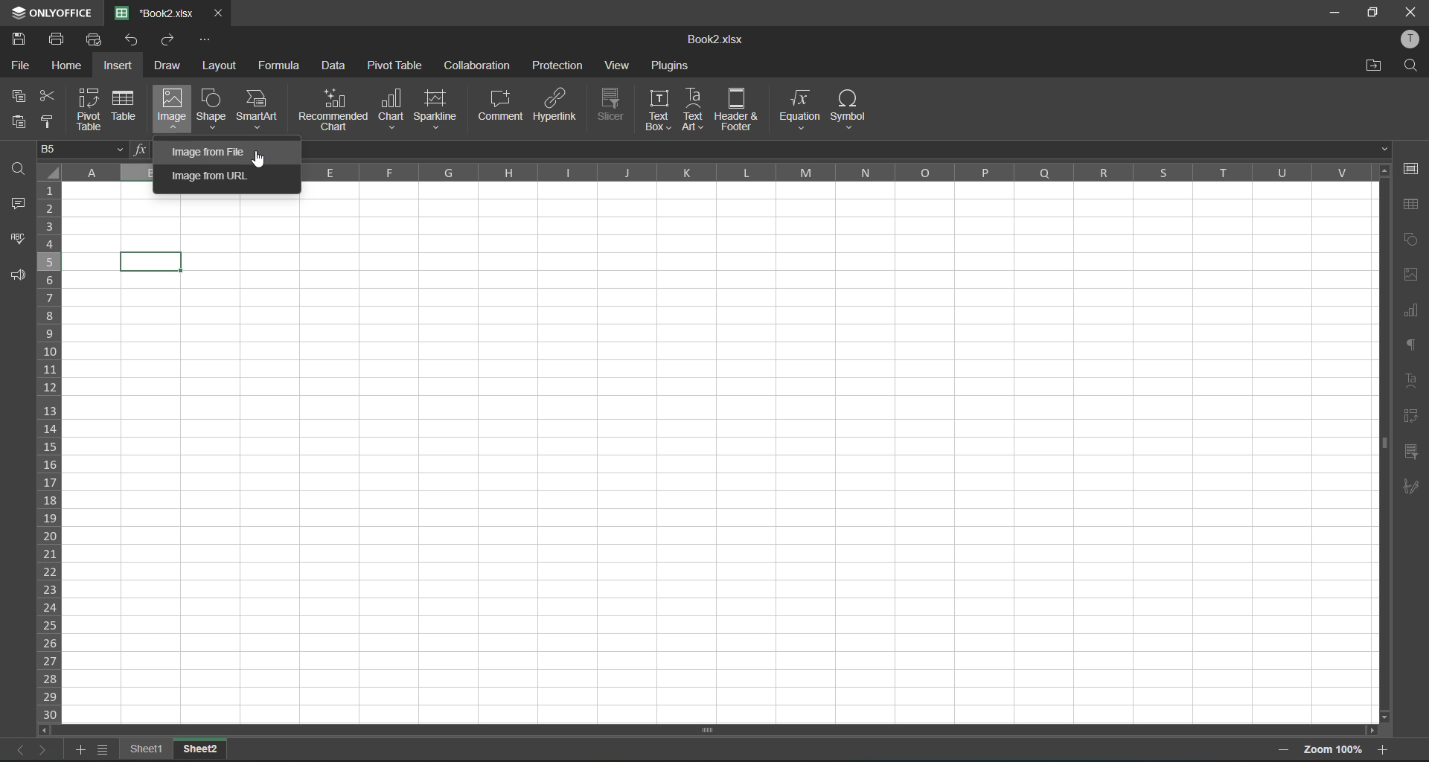 This screenshot has height=762, width=1429. Describe the element at coordinates (477, 64) in the screenshot. I see `collaboration` at that location.